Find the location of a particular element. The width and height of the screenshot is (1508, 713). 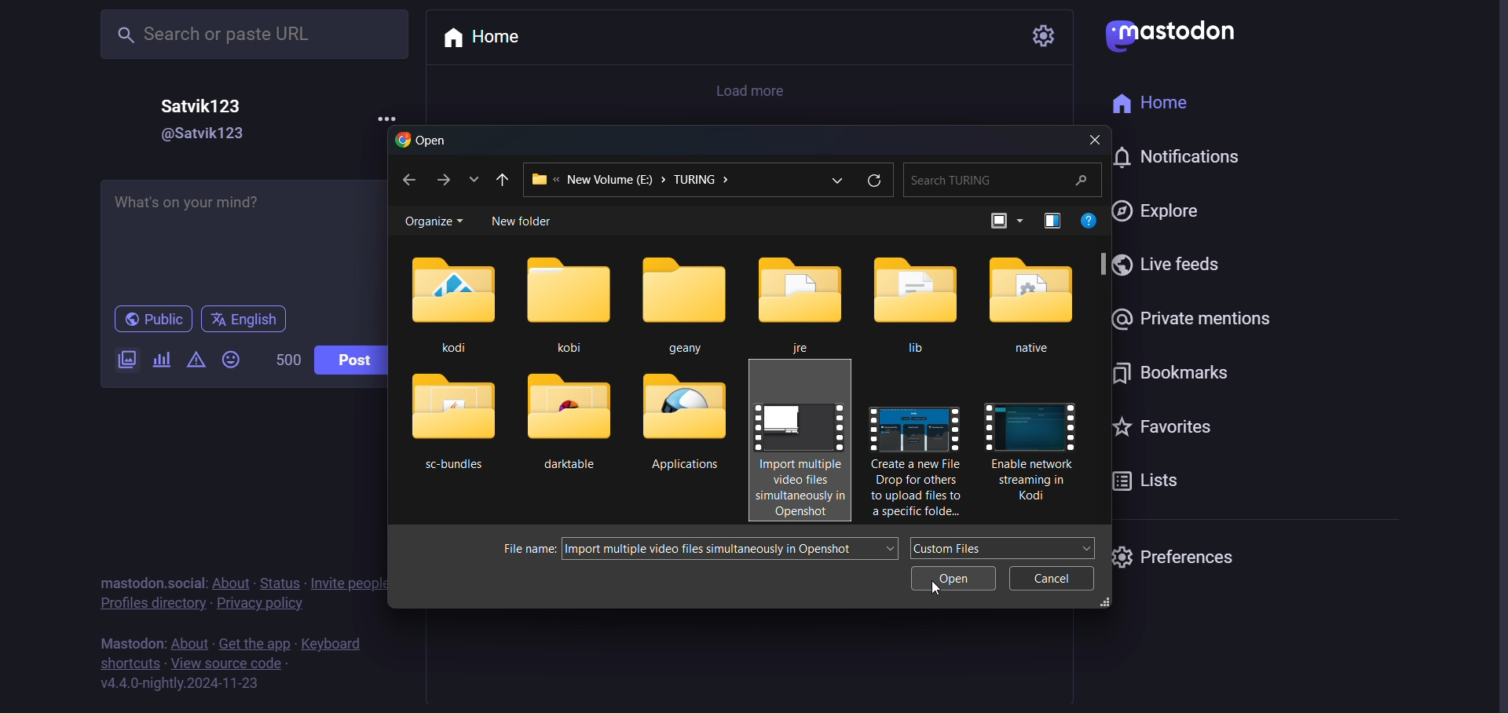

organize is located at coordinates (434, 220).